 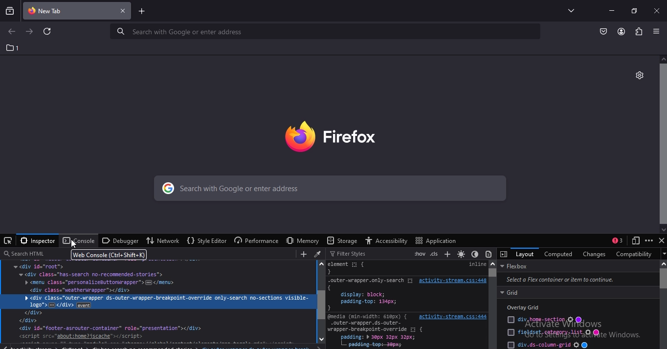 What do you see at coordinates (303, 240) in the screenshot?
I see `memory` at bounding box center [303, 240].